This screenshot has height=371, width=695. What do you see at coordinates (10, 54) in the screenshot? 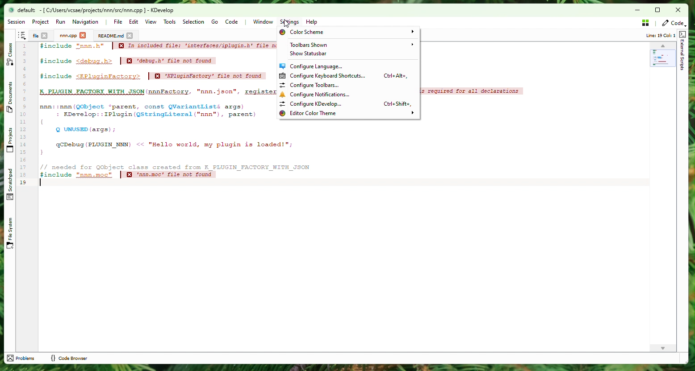
I see `Classes` at bounding box center [10, 54].